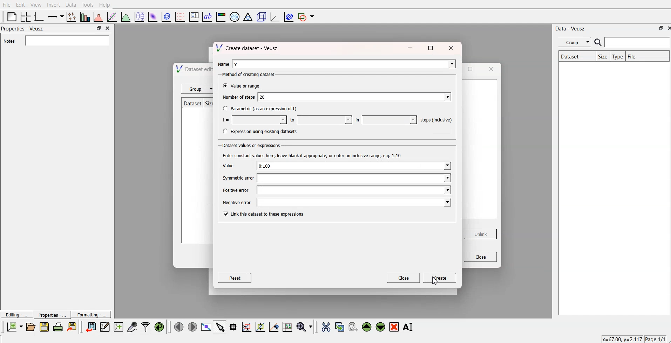  Describe the element at coordinates (340, 325) in the screenshot. I see `copy` at that location.